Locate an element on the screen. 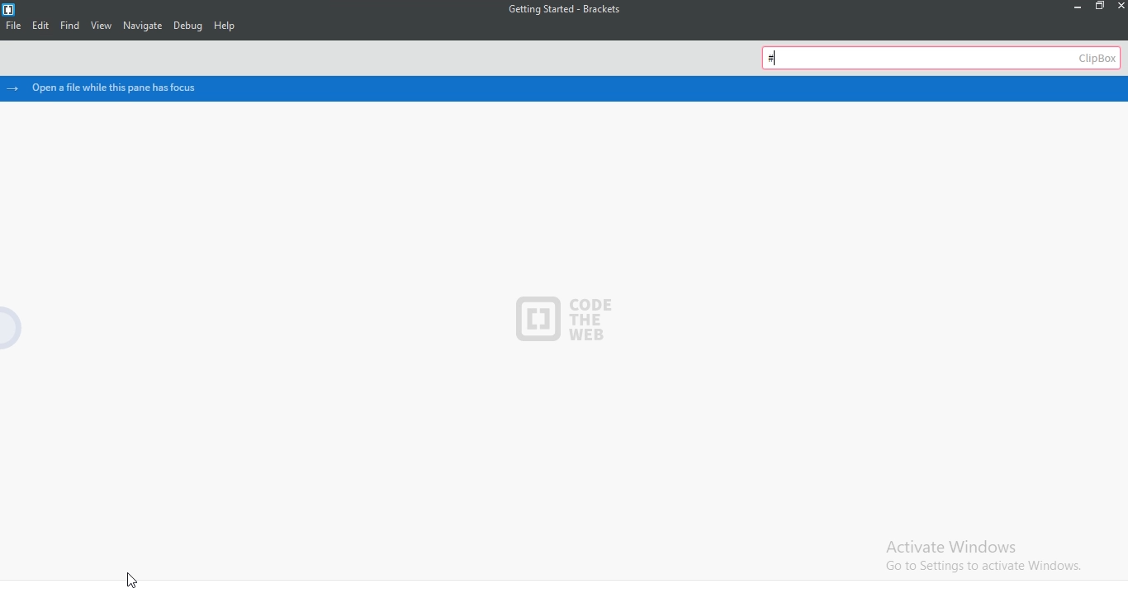 The image size is (1128, 598). code the web is located at coordinates (556, 320).